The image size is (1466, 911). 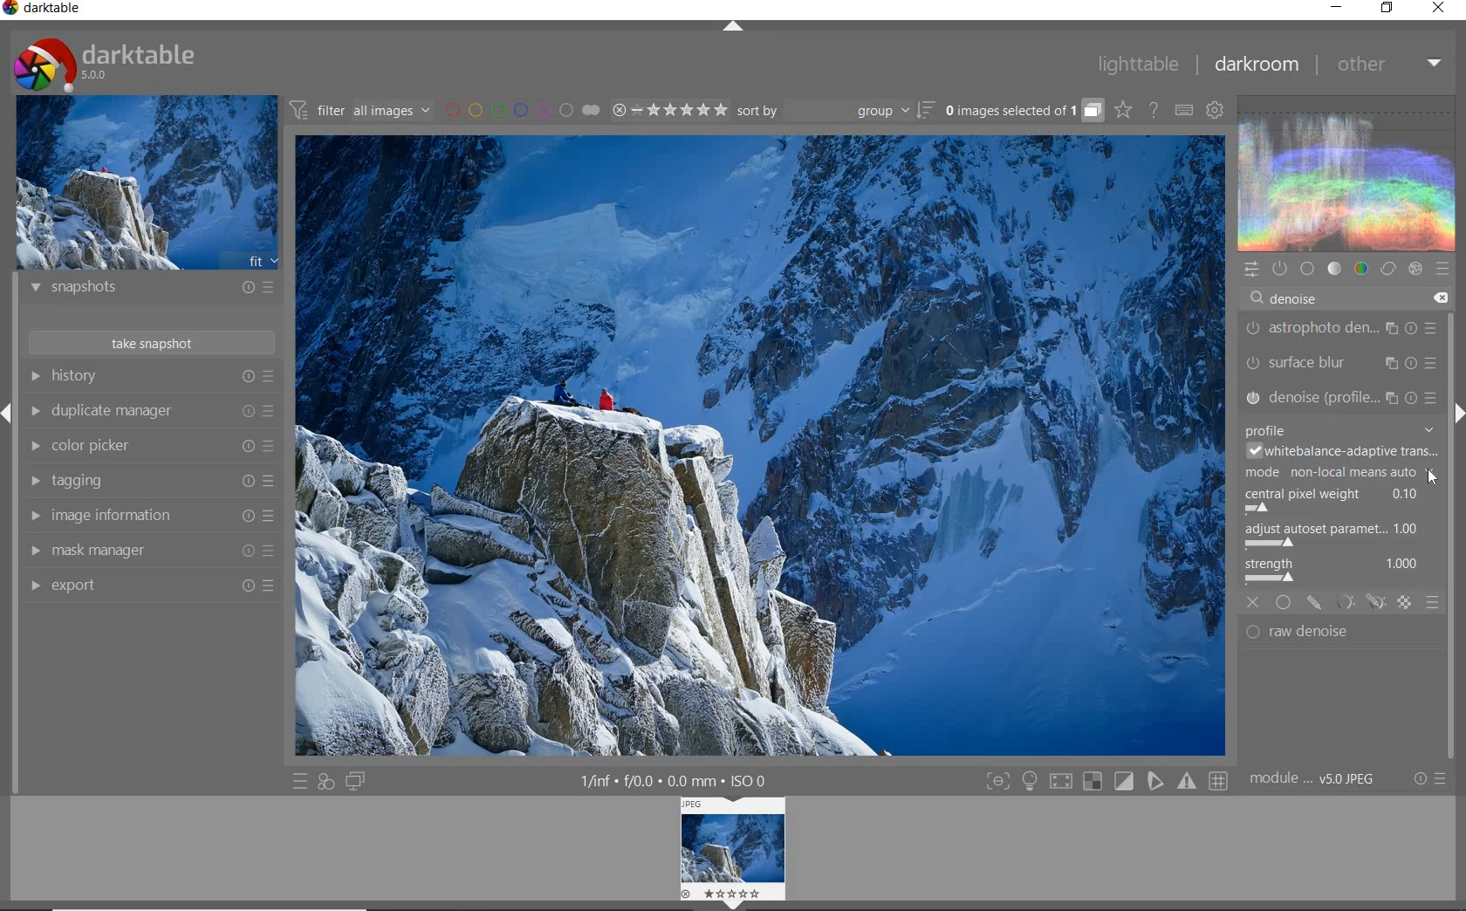 What do you see at coordinates (1216, 109) in the screenshot?
I see `show global preferences` at bounding box center [1216, 109].